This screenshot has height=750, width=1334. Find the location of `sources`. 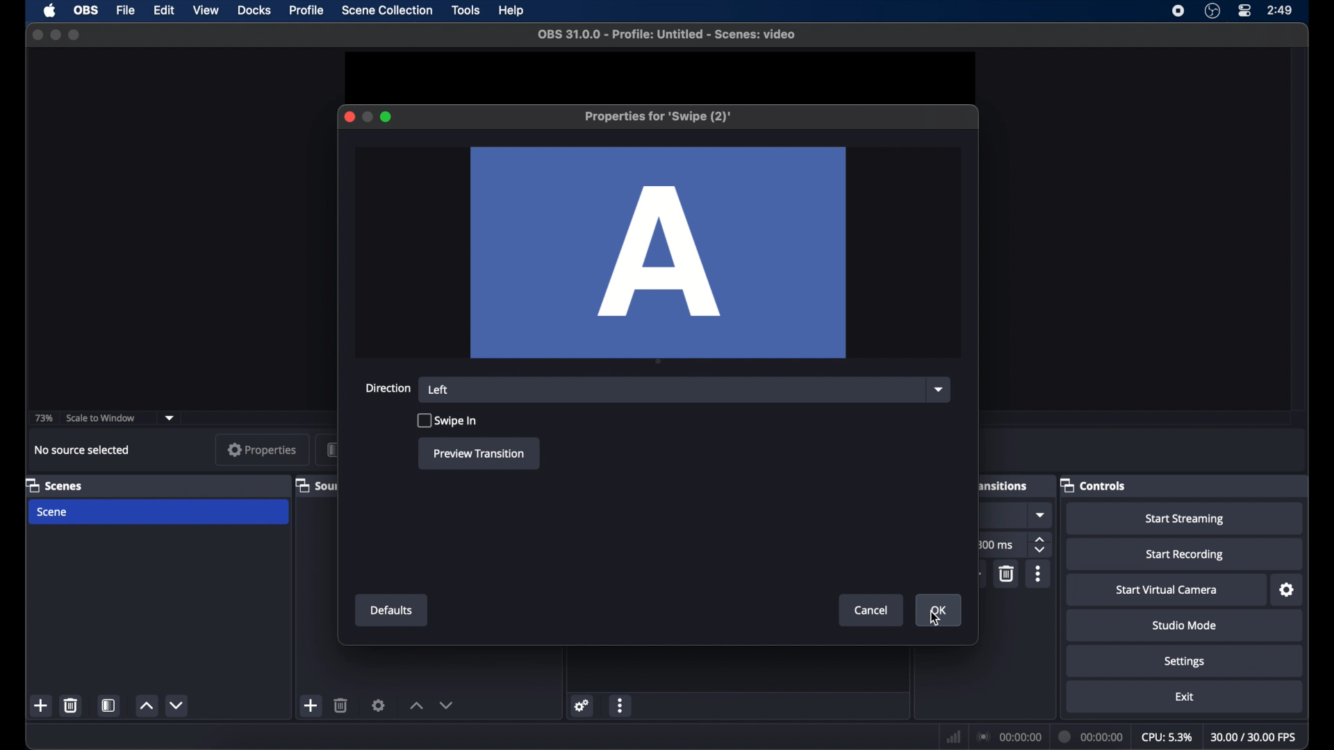

sources is located at coordinates (315, 485).